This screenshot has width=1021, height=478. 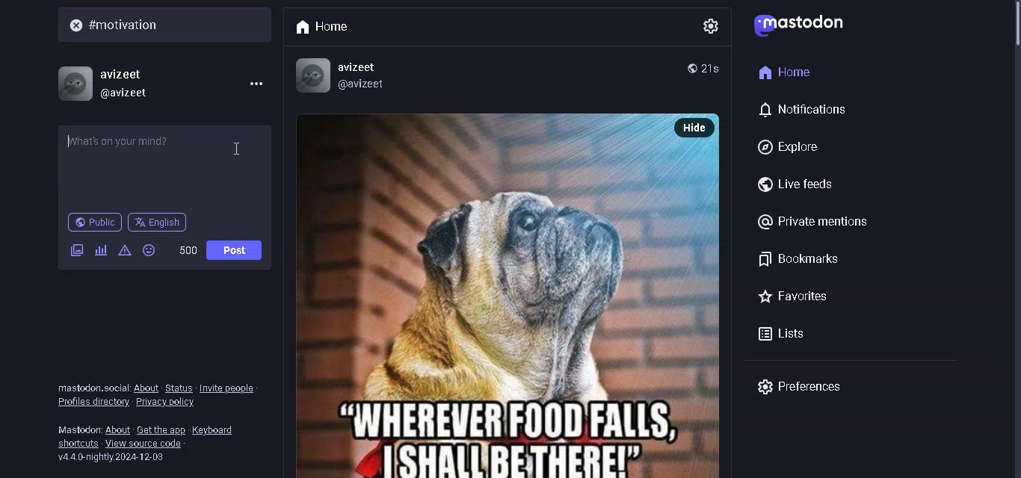 What do you see at coordinates (179, 387) in the screenshot?
I see `status` at bounding box center [179, 387].